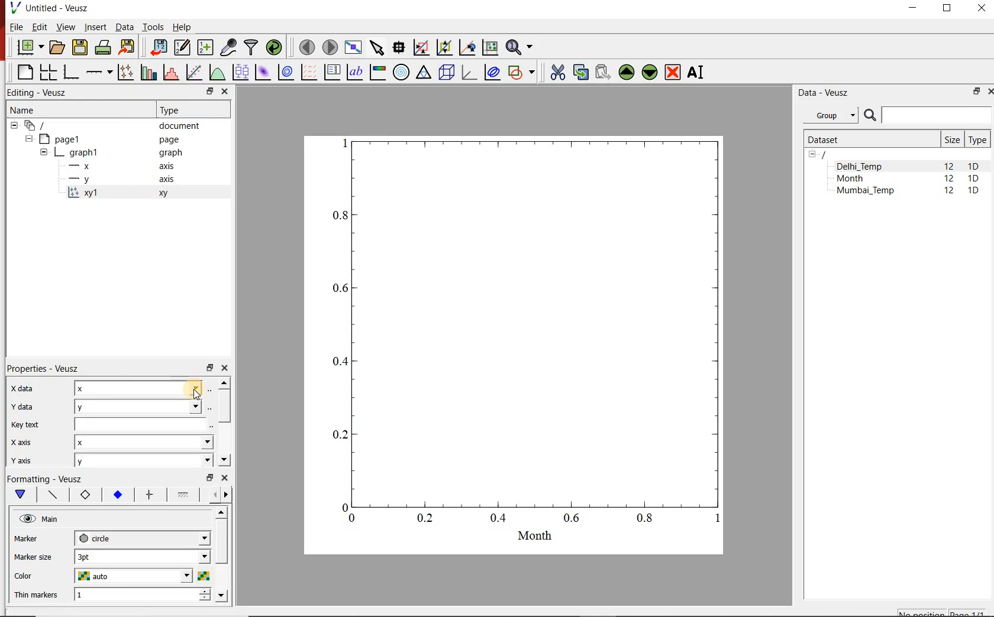 The width and height of the screenshot is (994, 617). Describe the element at coordinates (21, 406) in the screenshot. I see `Y data` at that location.